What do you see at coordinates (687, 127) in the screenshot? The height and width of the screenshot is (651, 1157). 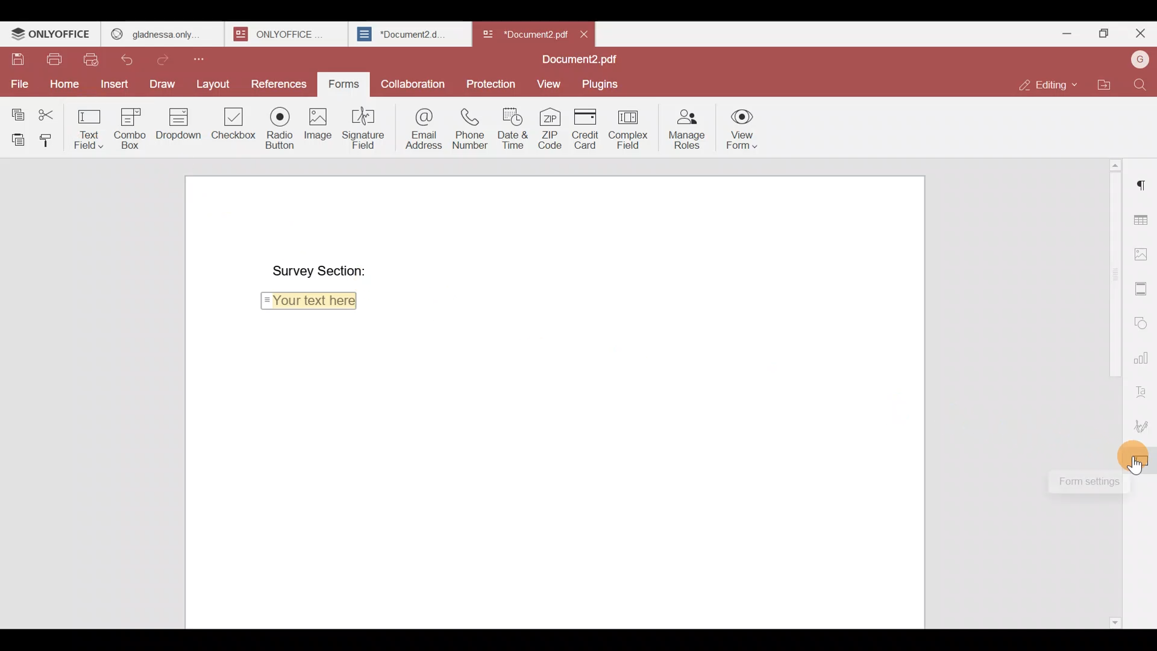 I see `Manage roles` at bounding box center [687, 127].